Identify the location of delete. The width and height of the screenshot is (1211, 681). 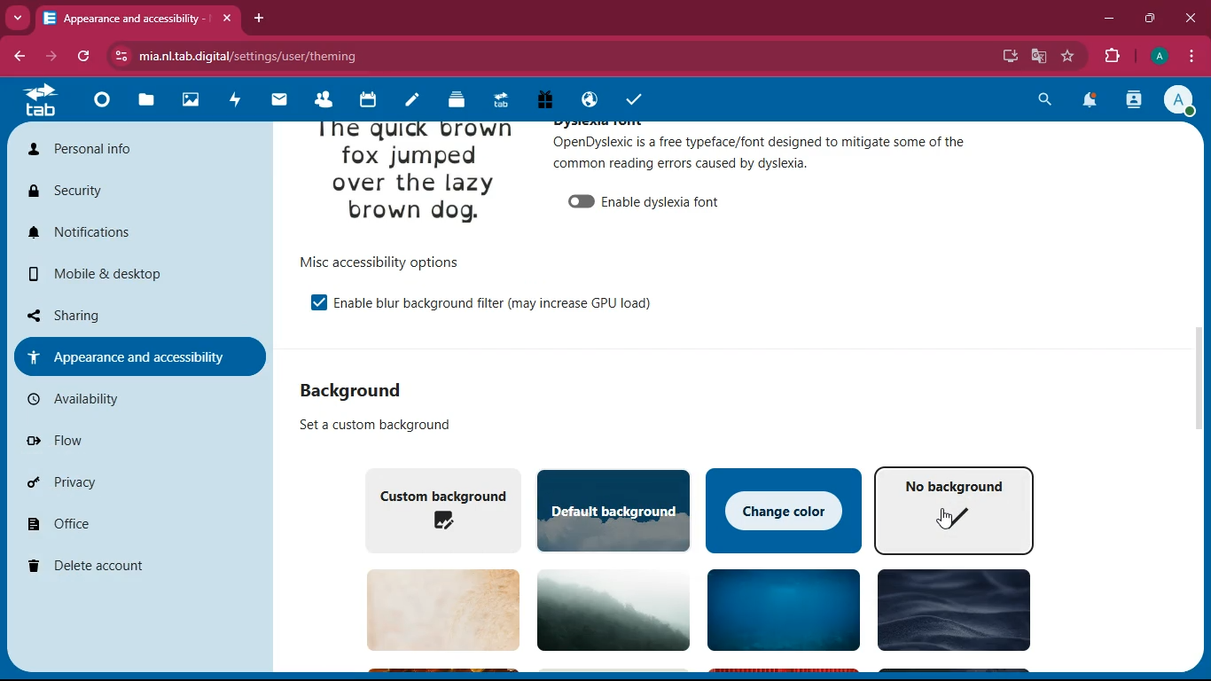
(129, 567).